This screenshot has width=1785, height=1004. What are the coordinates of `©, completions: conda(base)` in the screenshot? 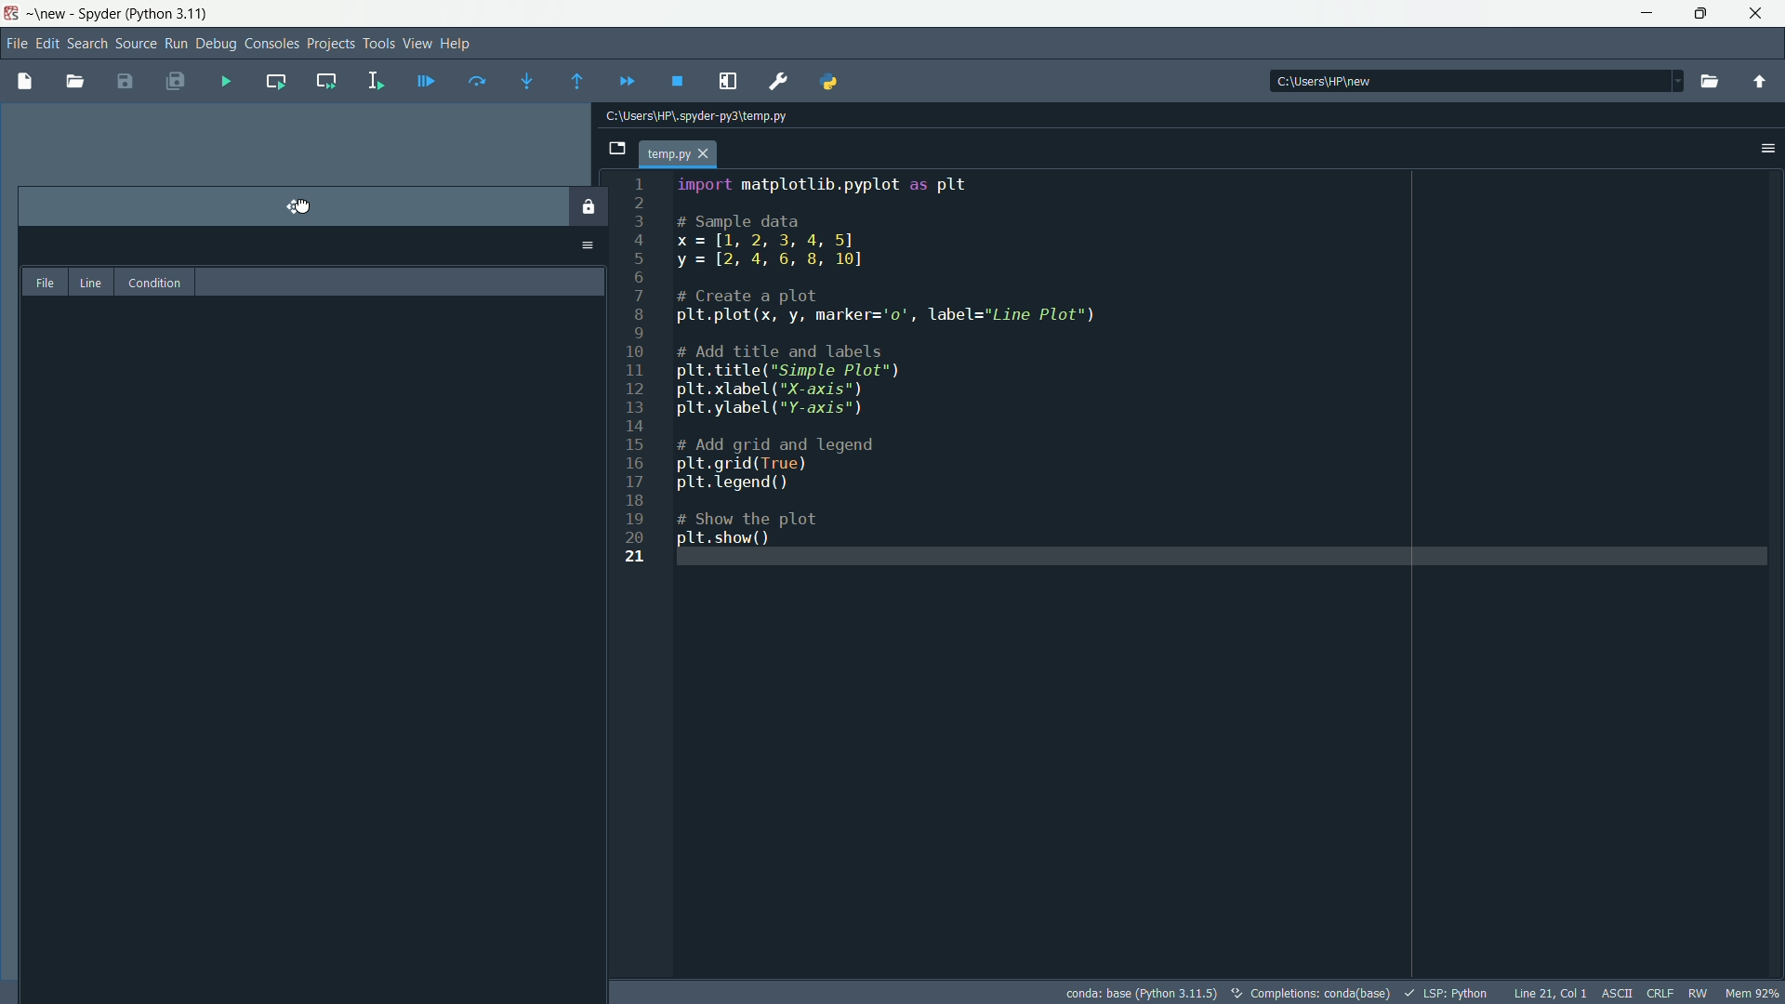 It's located at (1309, 990).